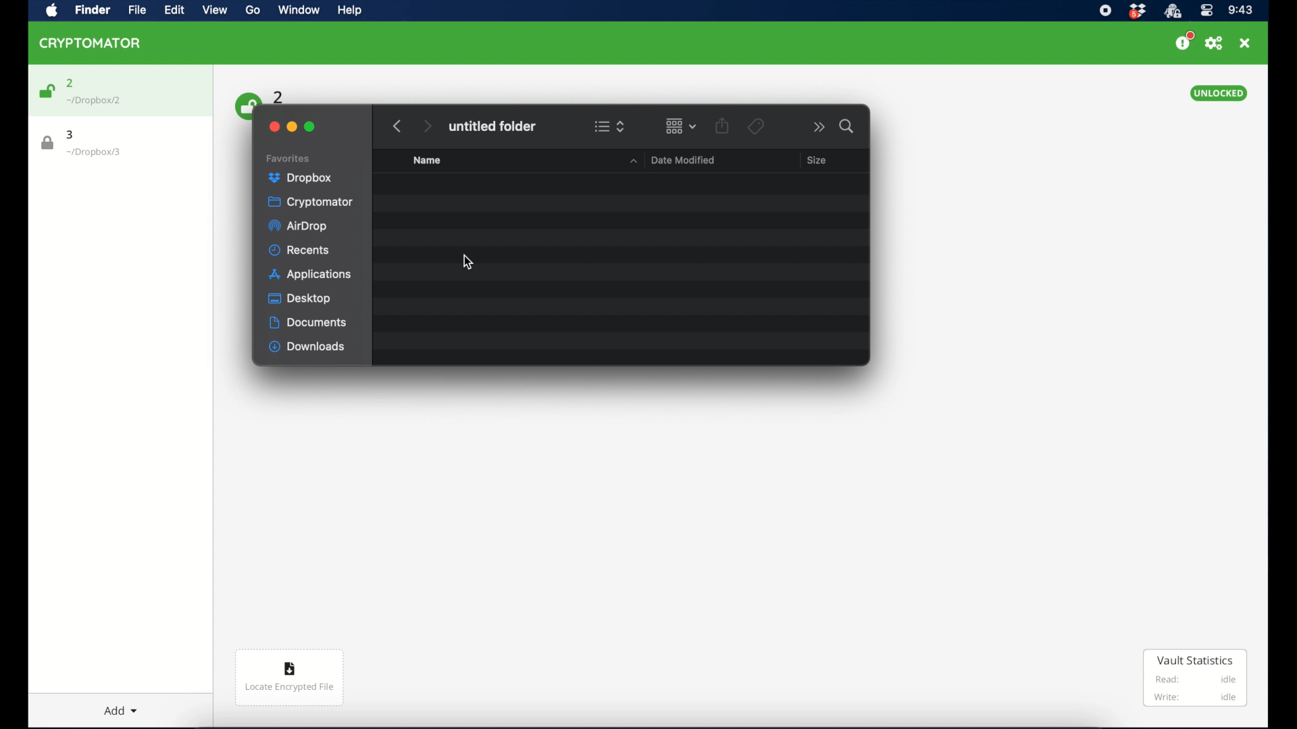 This screenshot has width=1297, height=729. Describe the element at coordinates (279, 96) in the screenshot. I see `2` at that location.